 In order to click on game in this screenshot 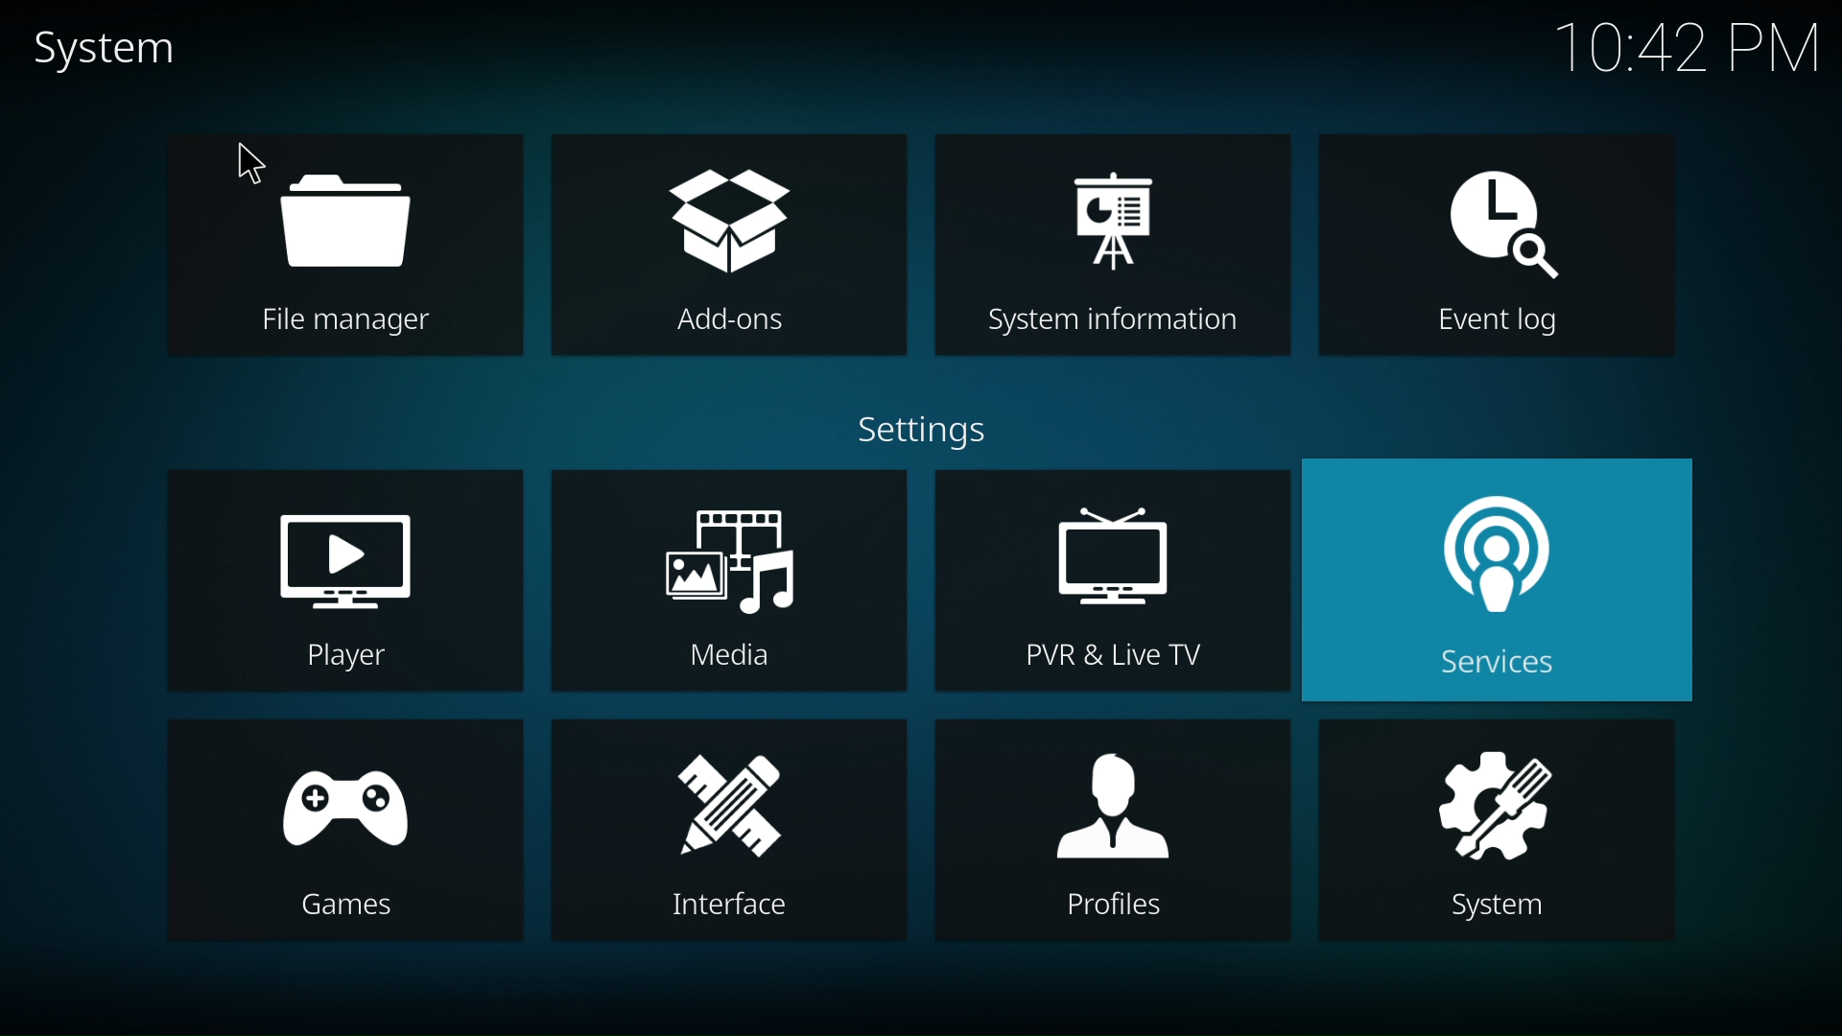, I will do `click(340, 830)`.